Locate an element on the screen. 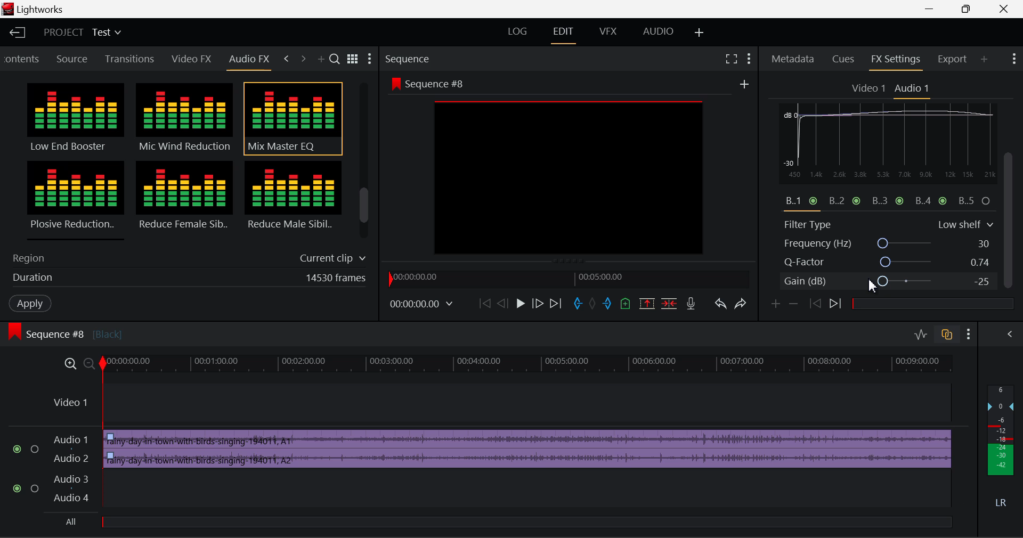 The height and width of the screenshot is (538, 1023). Duration is located at coordinates (186, 280).